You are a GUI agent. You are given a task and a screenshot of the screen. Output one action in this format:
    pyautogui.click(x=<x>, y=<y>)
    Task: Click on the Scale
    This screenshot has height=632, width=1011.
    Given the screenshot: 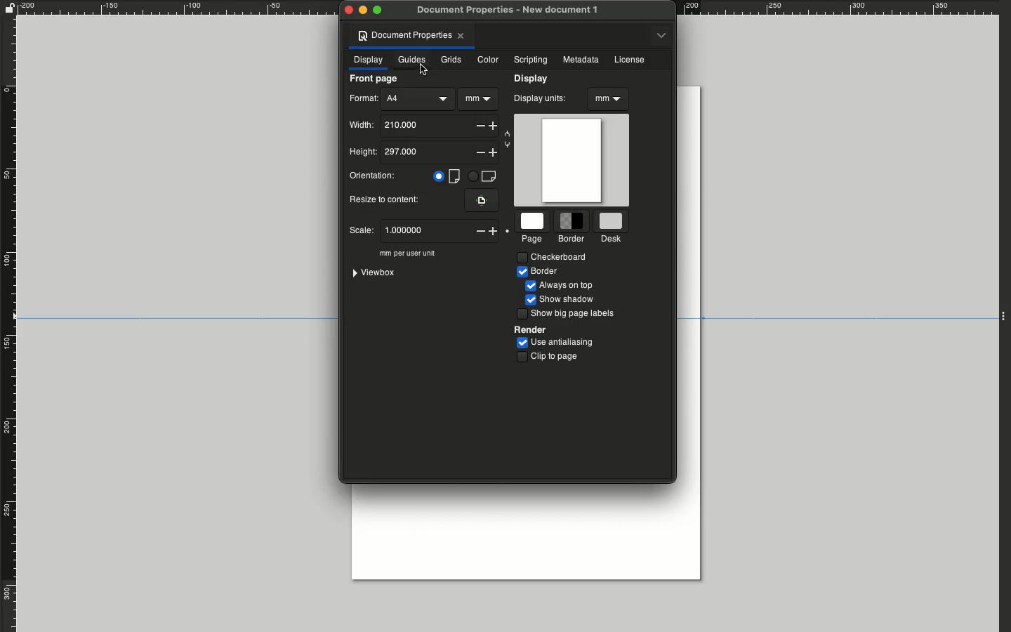 What is the action you would take?
    pyautogui.click(x=360, y=230)
    